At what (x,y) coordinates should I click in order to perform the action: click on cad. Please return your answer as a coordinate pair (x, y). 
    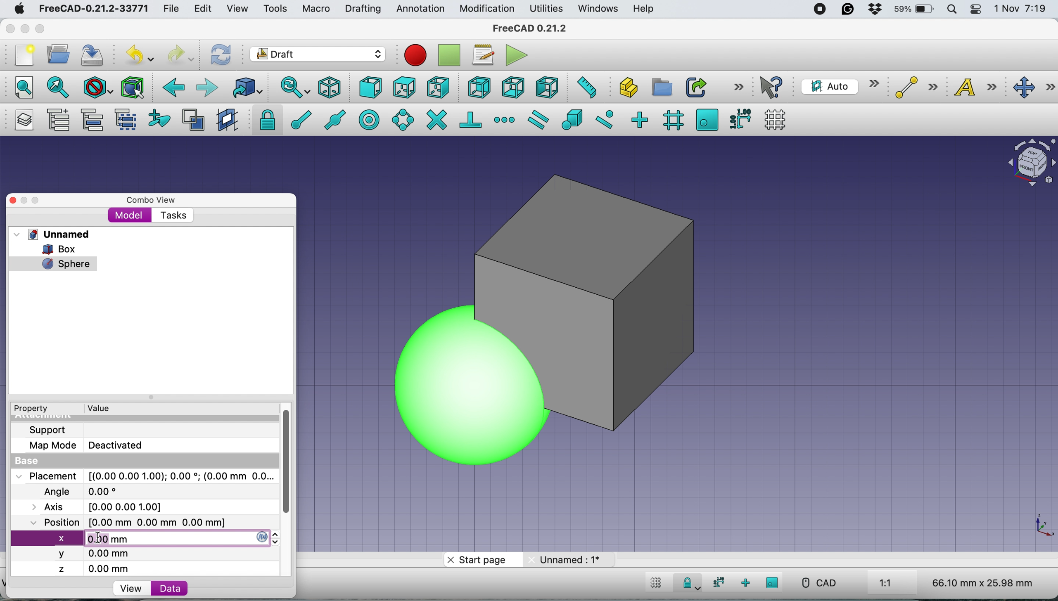
    Looking at the image, I should click on (818, 583).